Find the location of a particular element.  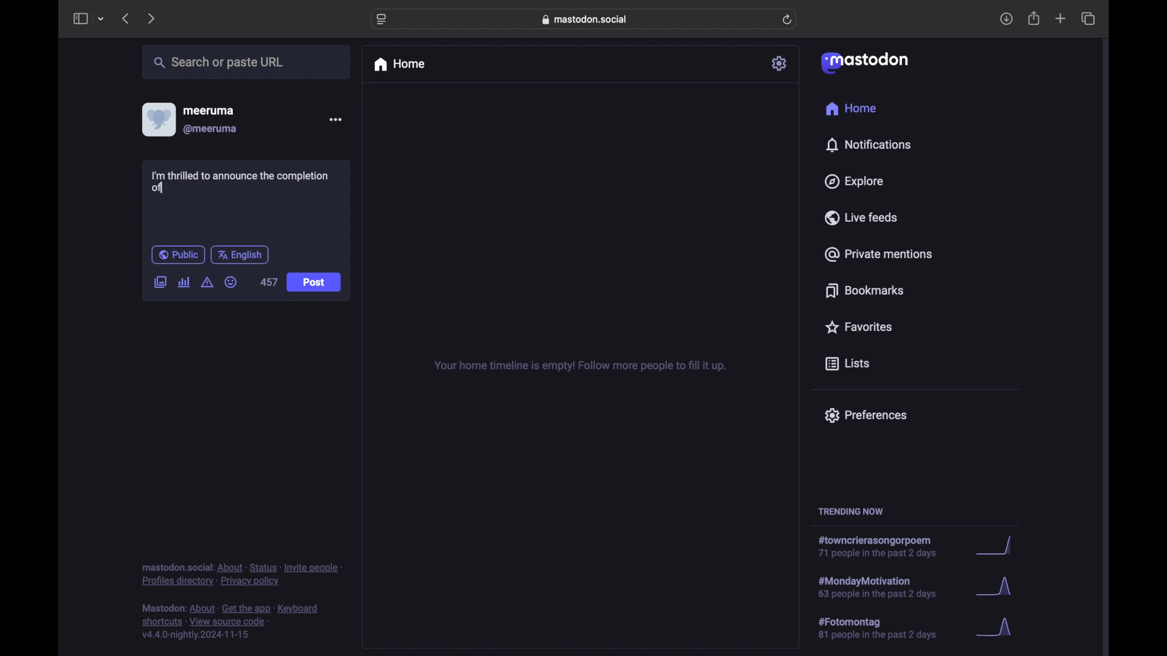

graph is located at coordinates (998, 628).